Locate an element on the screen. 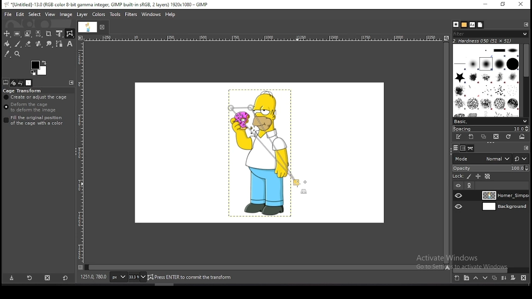 This screenshot has width=532, height=299. layer visibility on/off is located at coordinates (459, 196).